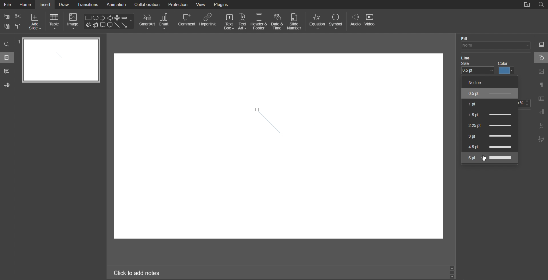 Image resolution: width=548 pixels, height=280 pixels. Describe the element at coordinates (541, 5) in the screenshot. I see `Search` at that location.